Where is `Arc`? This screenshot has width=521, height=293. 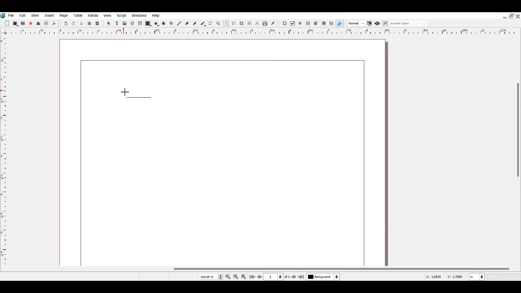
Arc is located at coordinates (164, 24).